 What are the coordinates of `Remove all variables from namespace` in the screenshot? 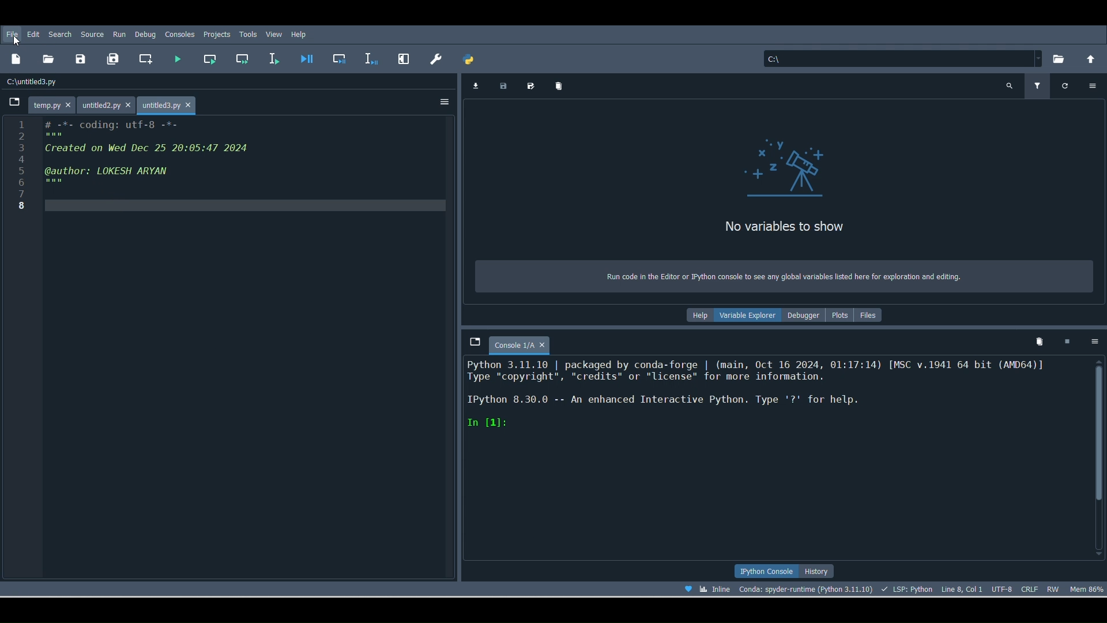 It's located at (1041, 343).